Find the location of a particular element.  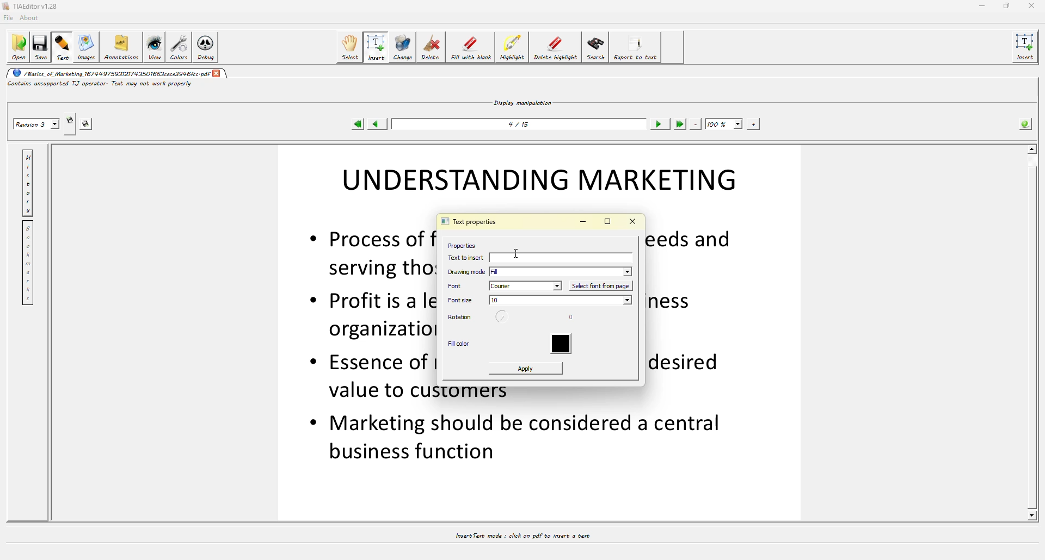

bookmarks is located at coordinates (30, 263).